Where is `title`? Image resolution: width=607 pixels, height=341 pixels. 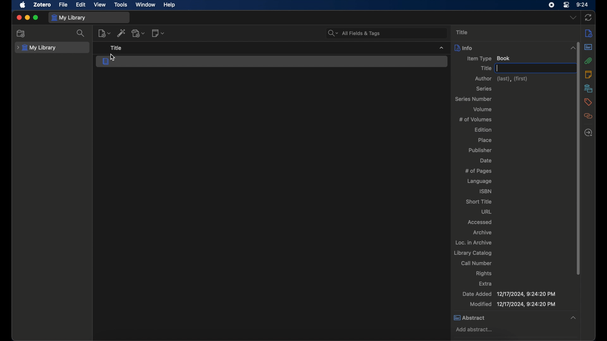
title is located at coordinates (486, 68).